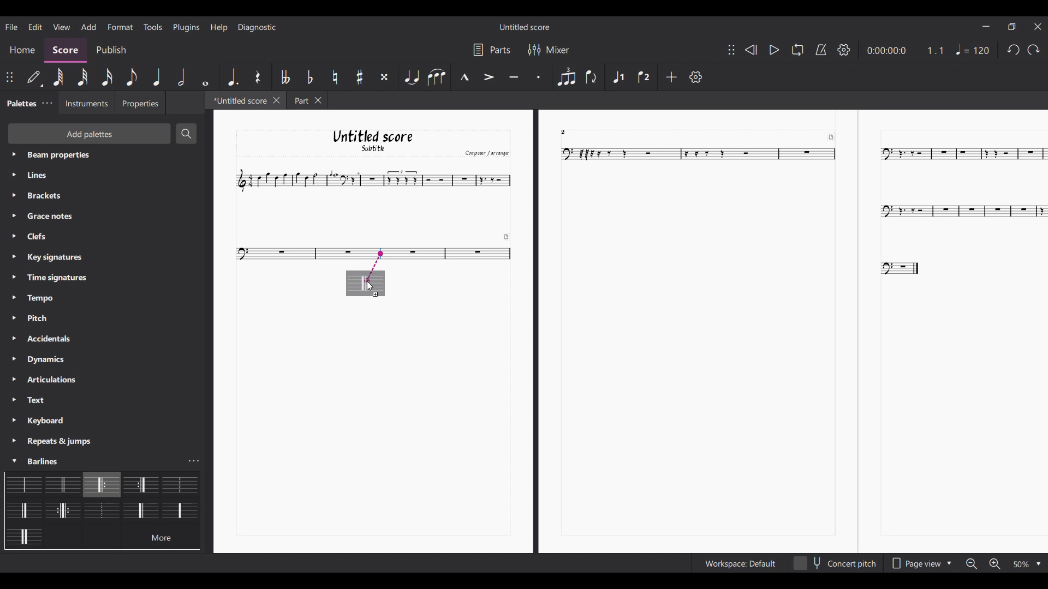  What do you see at coordinates (1034, 50) in the screenshot?
I see `Redo` at bounding box center [1034, 50].